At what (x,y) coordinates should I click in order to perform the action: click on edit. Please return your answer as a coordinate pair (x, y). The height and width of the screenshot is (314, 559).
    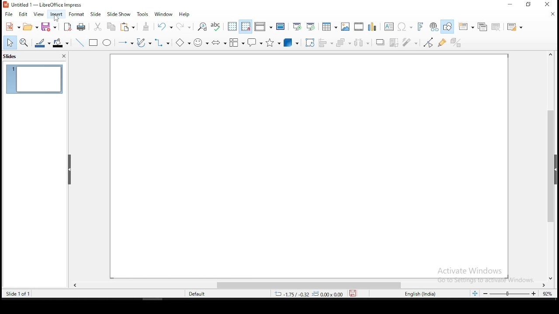
    Looking at the image, I should click on (24, 15).